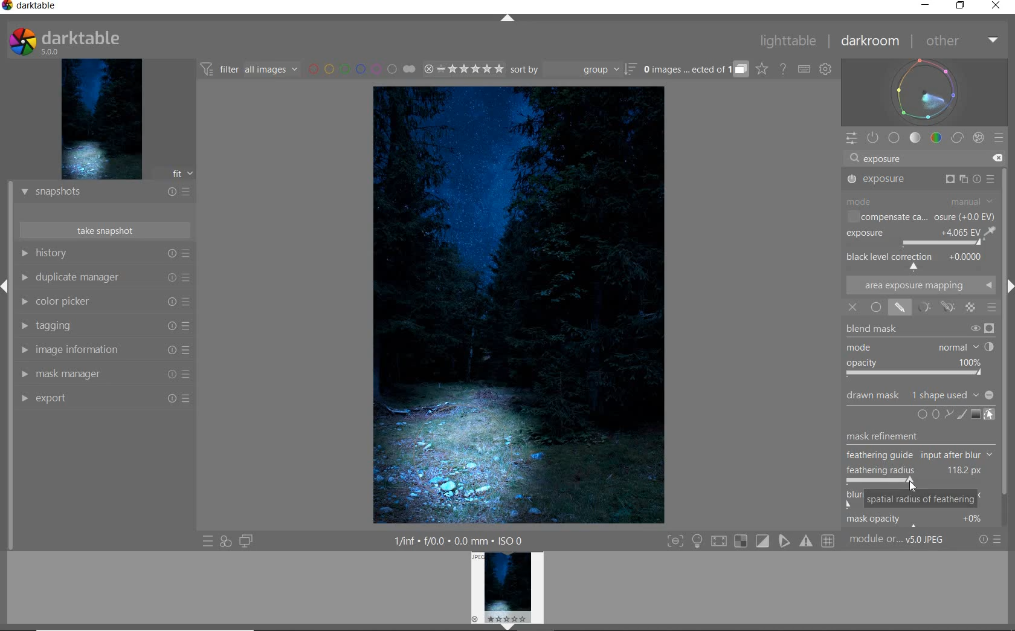 This screenshot has height=631, width=1015. What do you see at coordinates (870, 41) in the screenshot?
I see `DARKROOM` at bounding box center [870, 41].